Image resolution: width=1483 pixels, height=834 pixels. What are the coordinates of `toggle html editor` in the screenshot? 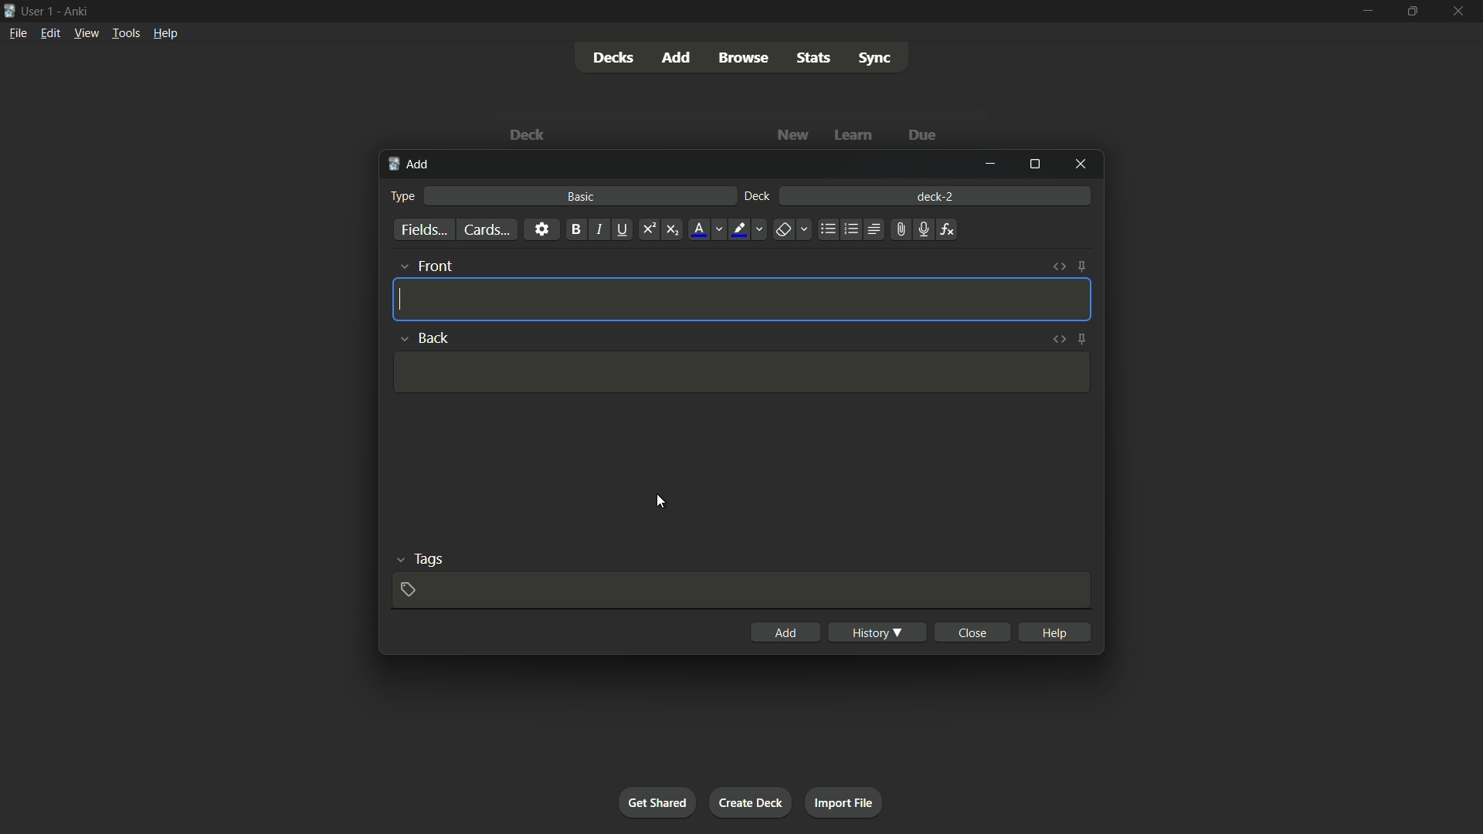 It's located at (1059, 337).